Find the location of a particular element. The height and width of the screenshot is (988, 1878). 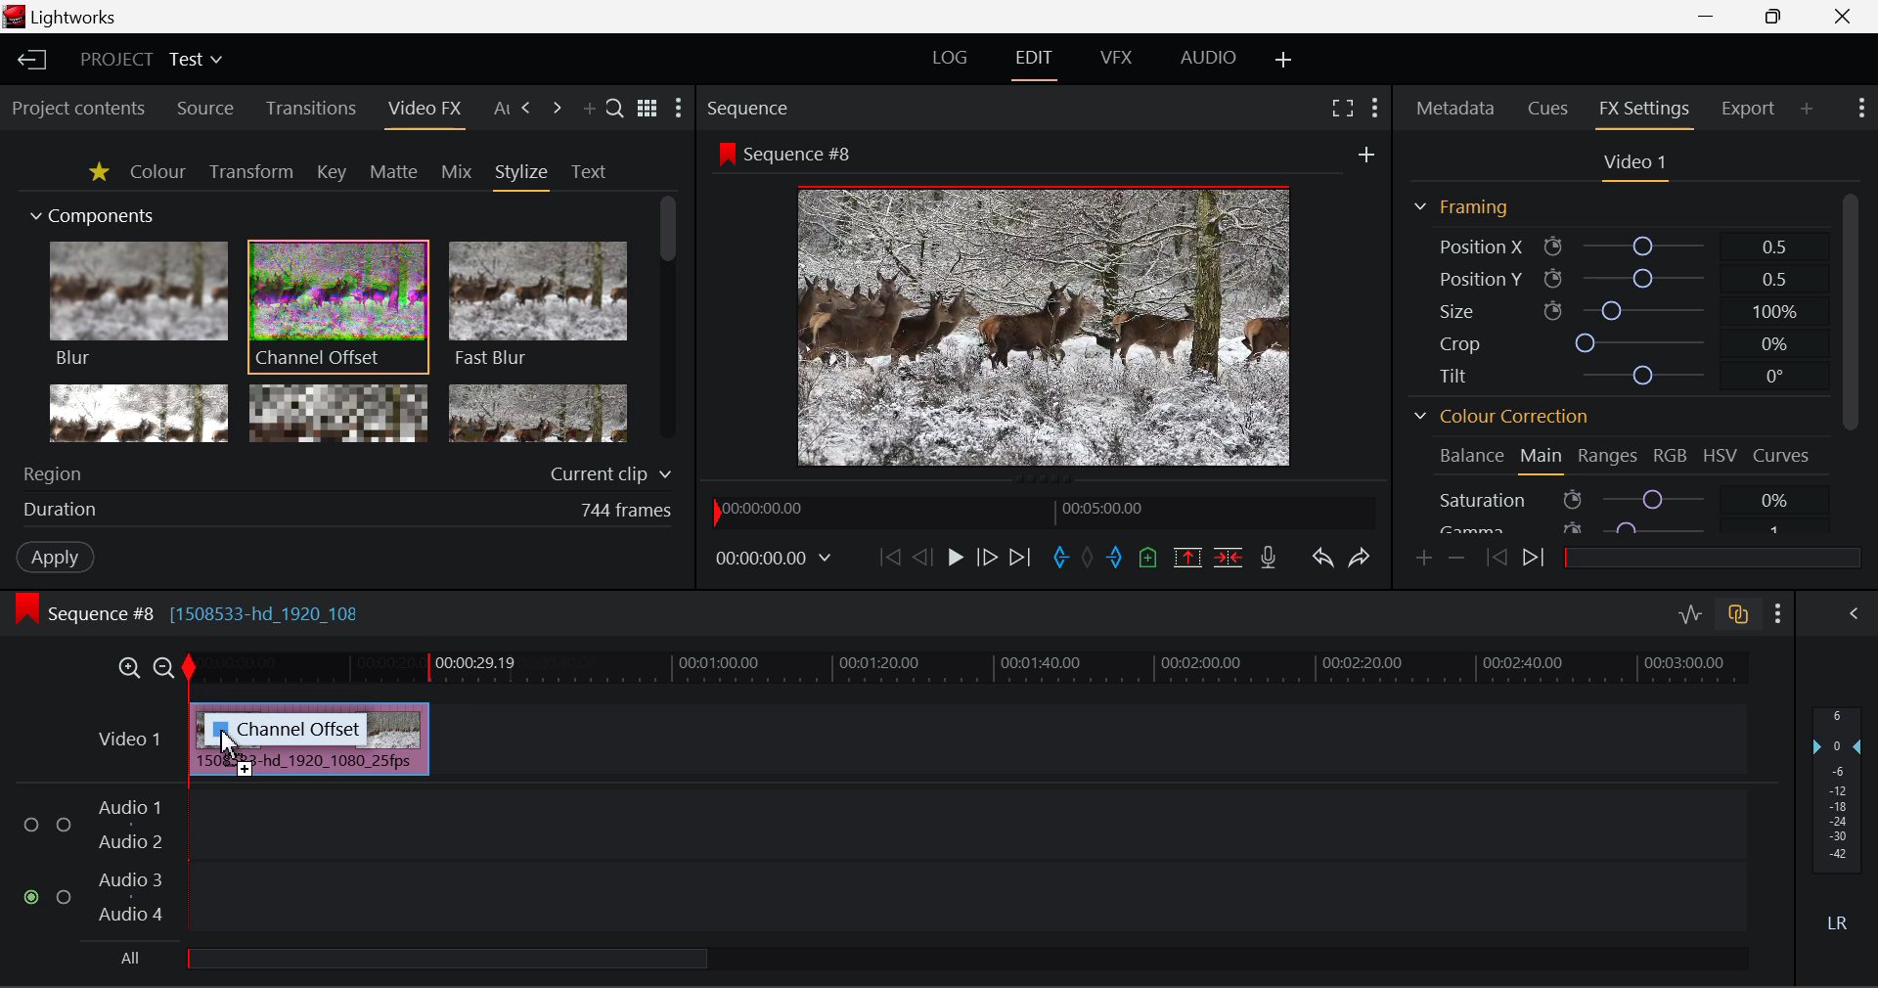

Restore Down is located at coordinates (1713, 18).